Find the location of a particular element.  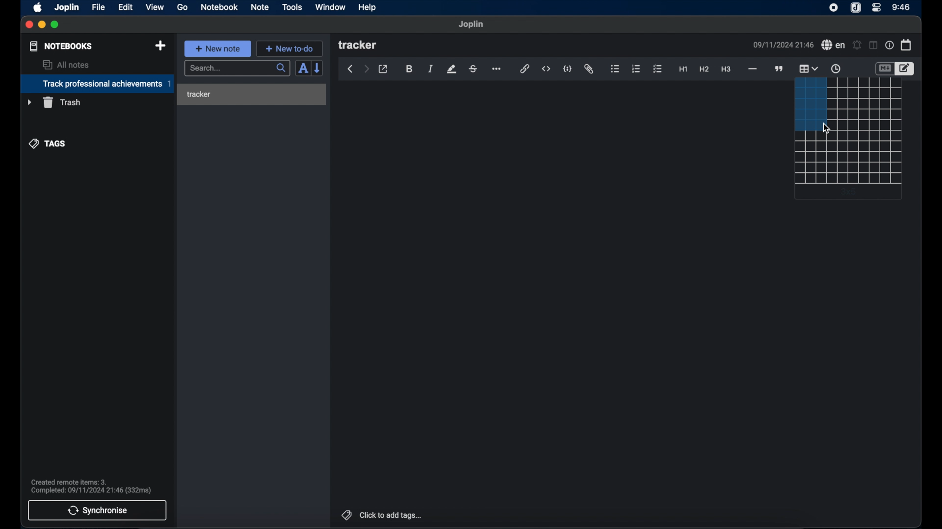

block quote is located at coordinates (780, 69).